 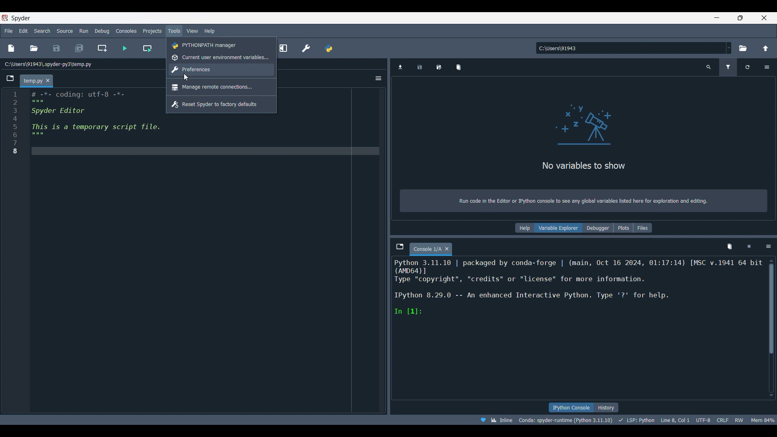 I want to click on Save file, so click(x=57, y=48).